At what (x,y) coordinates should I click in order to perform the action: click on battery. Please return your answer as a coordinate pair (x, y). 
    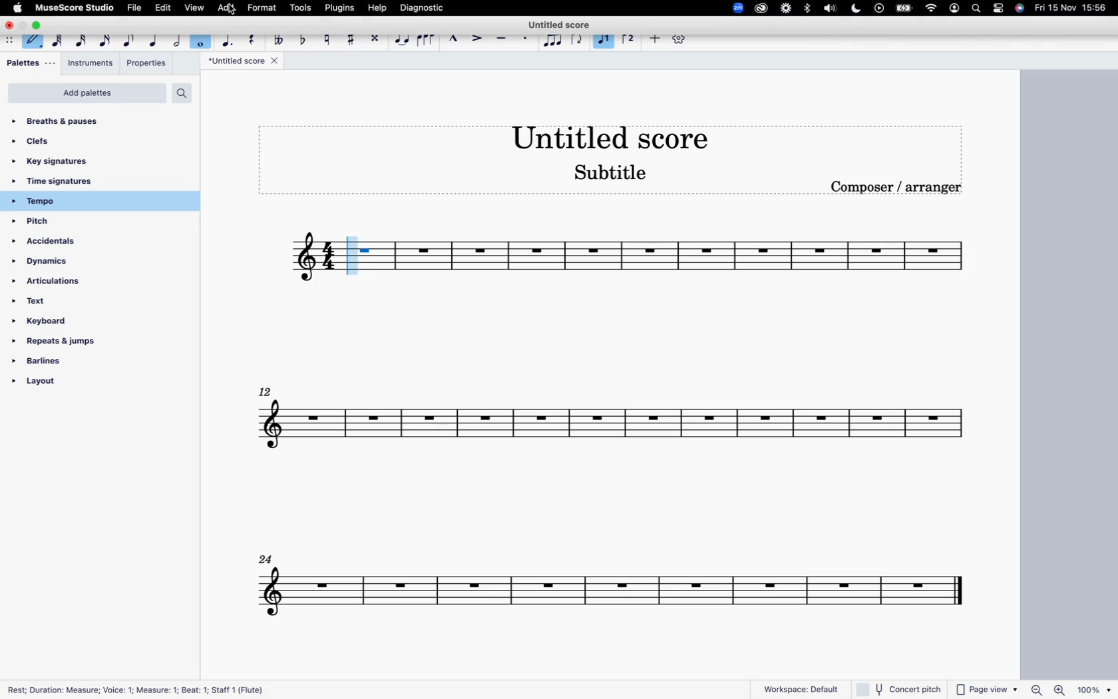
    Looking at the image, I should click on (904, 9).